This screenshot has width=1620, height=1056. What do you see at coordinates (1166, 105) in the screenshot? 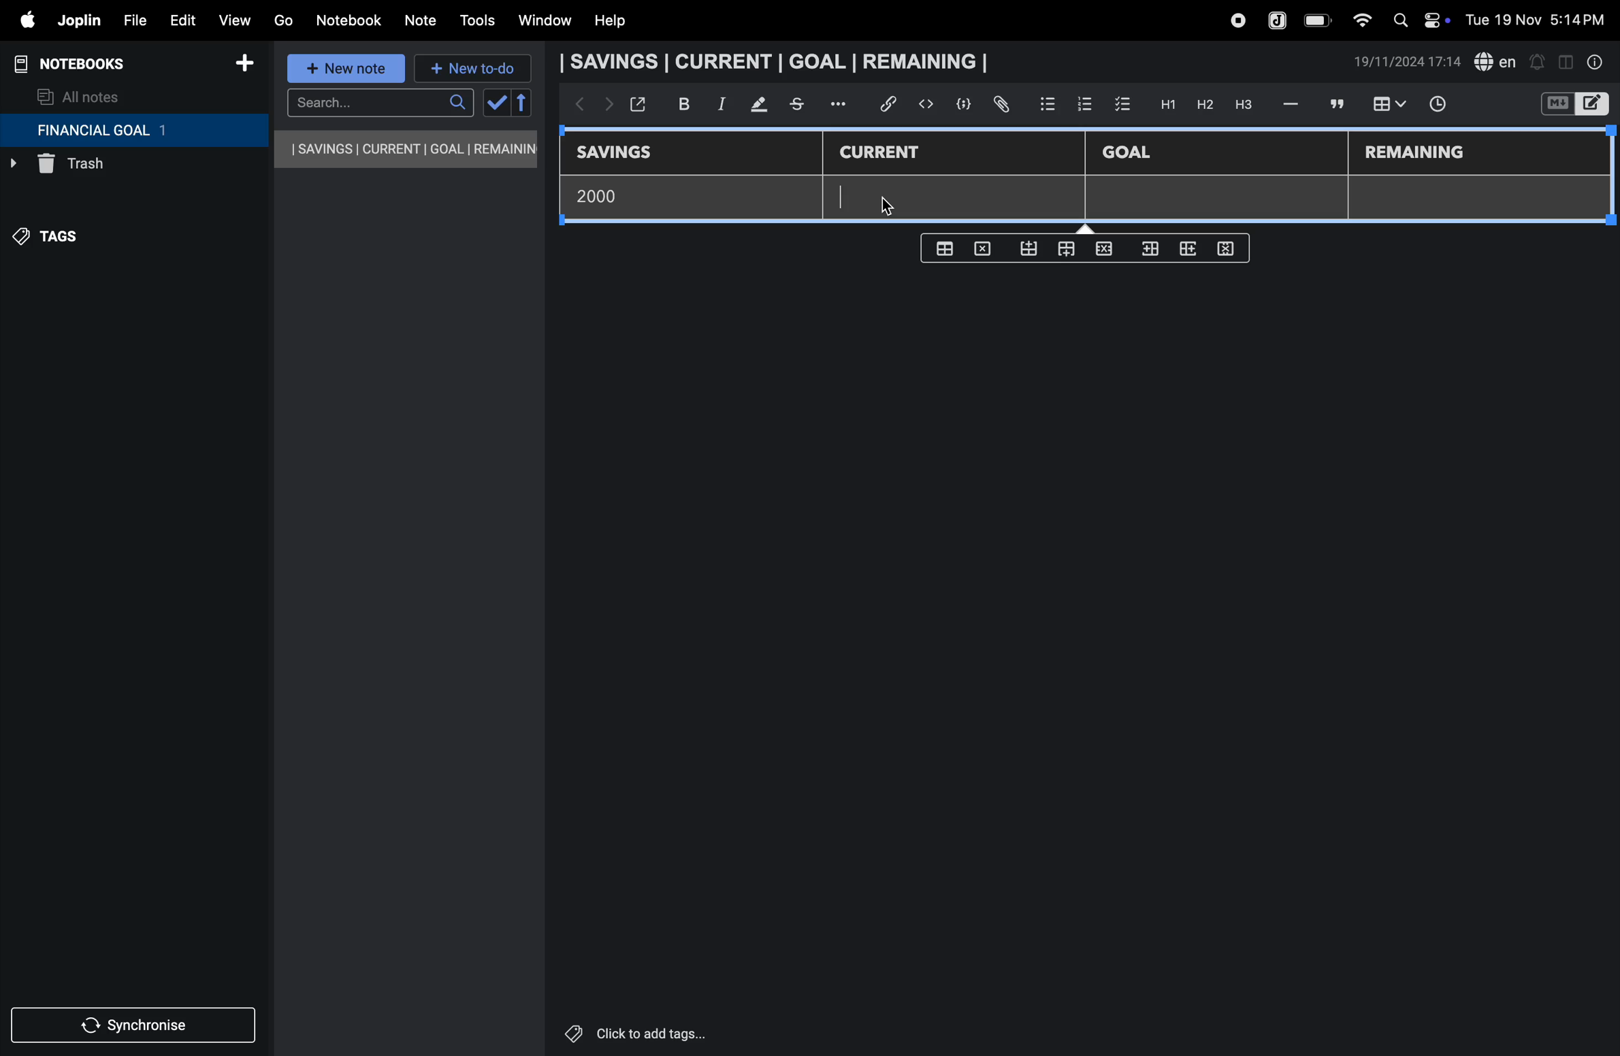
I see `H1` at bounding box center [1166, 105].